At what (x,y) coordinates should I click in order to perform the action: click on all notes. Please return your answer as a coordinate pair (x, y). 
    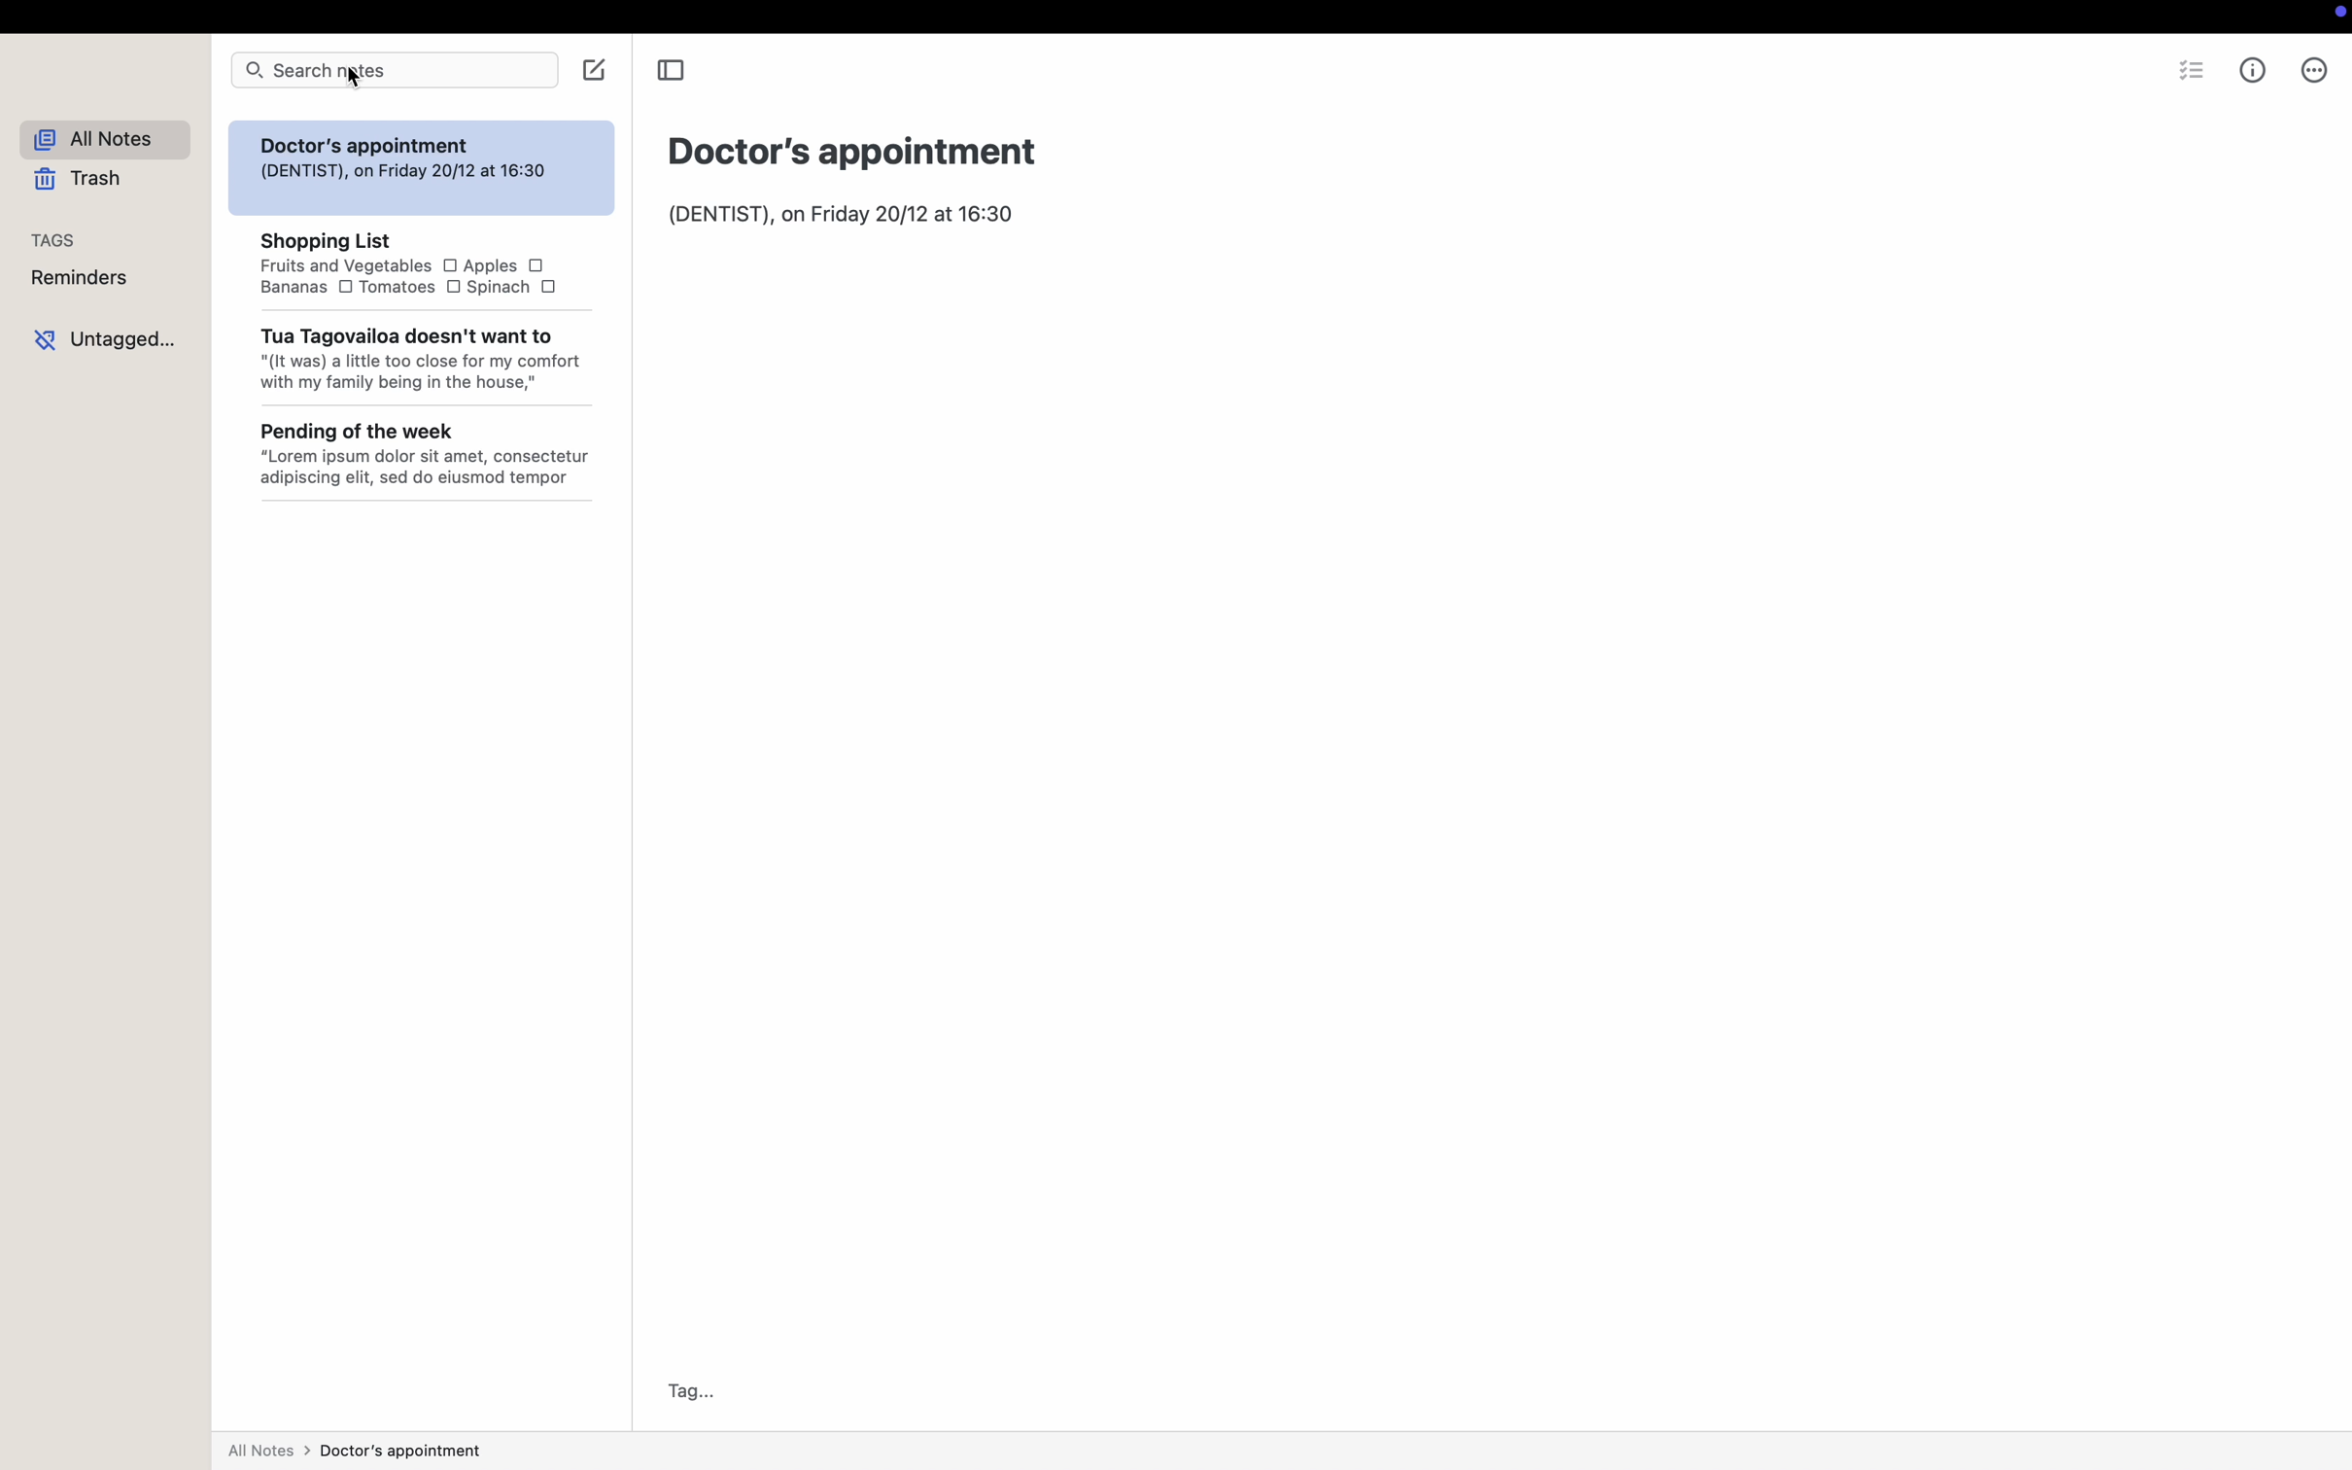
    Looking at the image, I should click on (104, 140).